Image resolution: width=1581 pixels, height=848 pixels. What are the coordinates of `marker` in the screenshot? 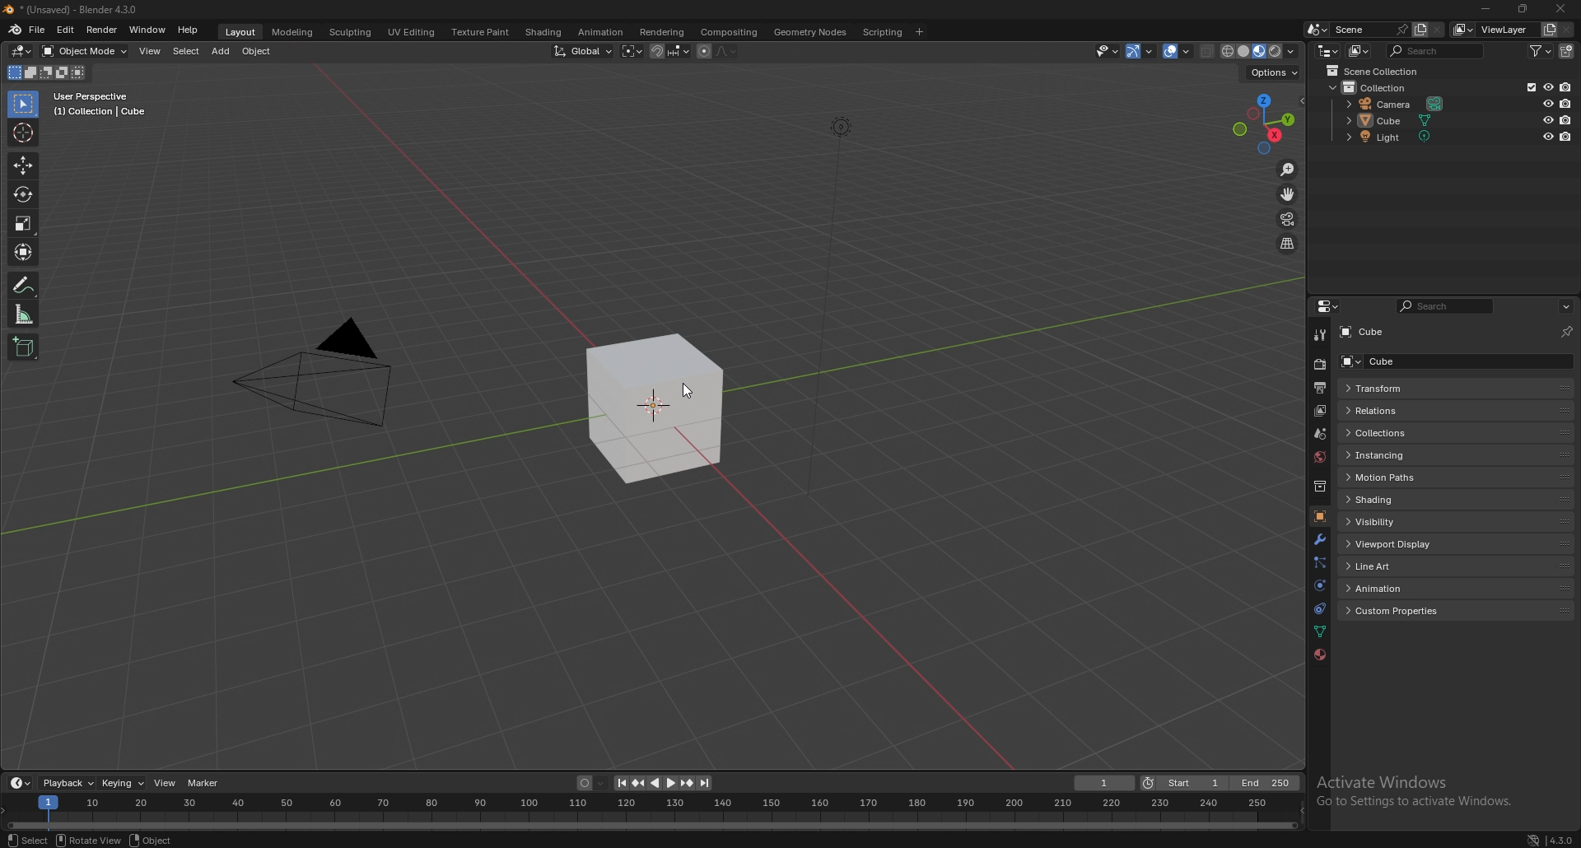 It's located at (205, 784).